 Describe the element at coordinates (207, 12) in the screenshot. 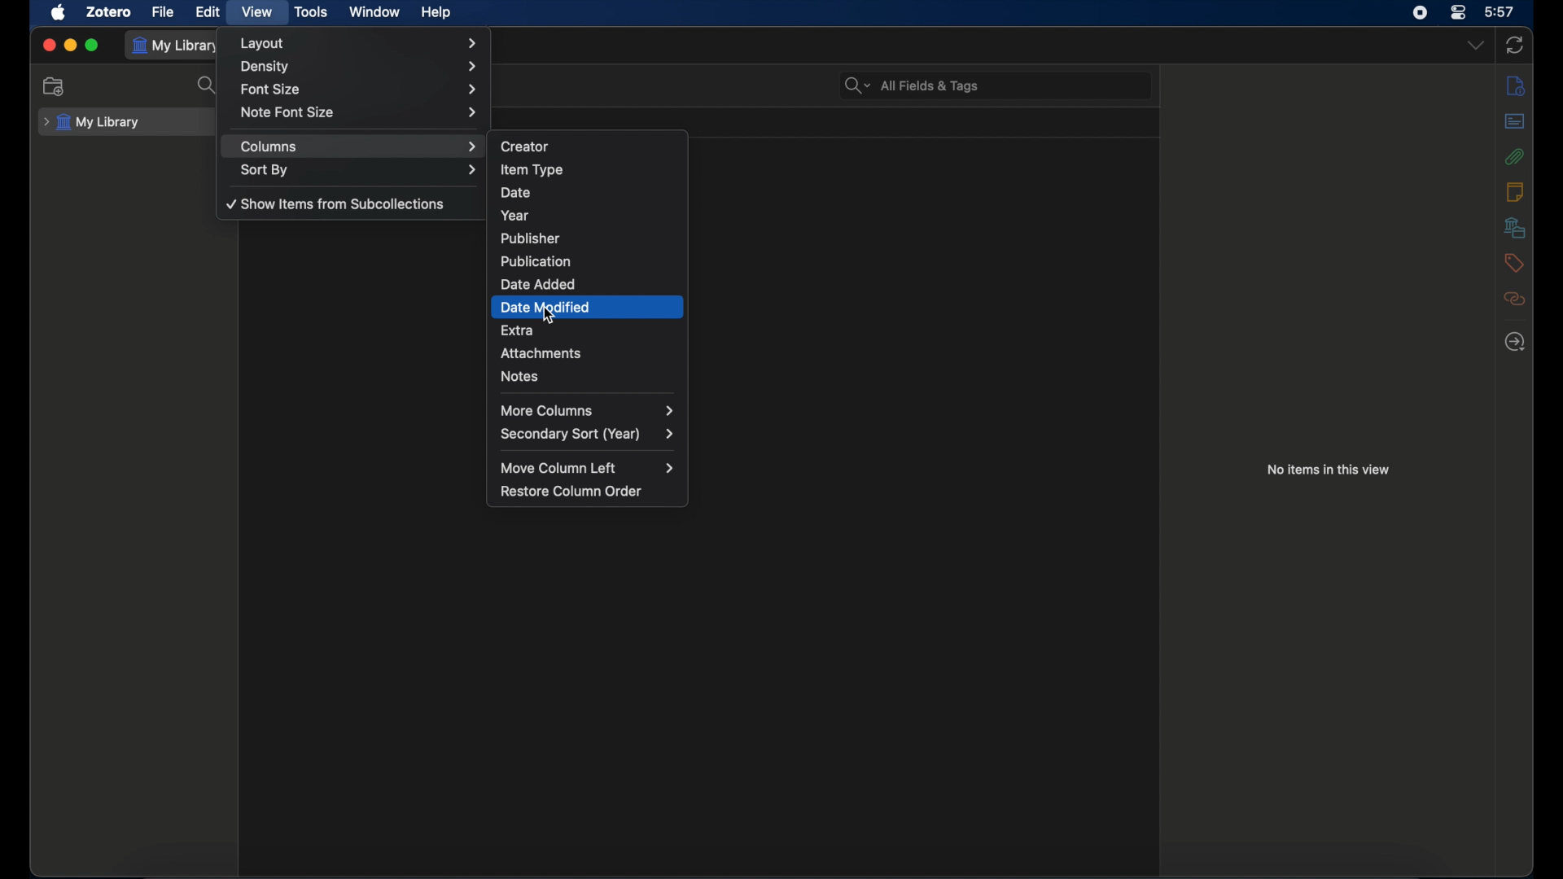

I see `edit` at that location.